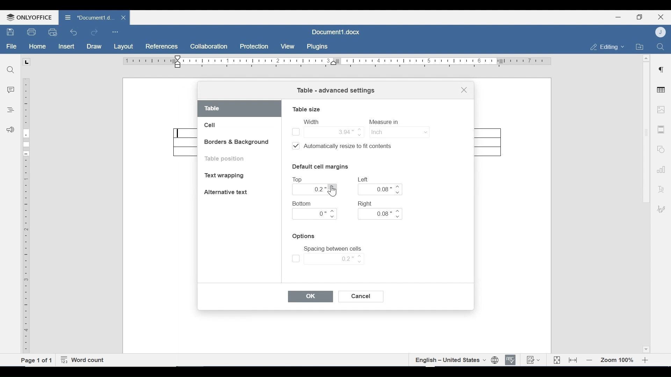 Image resolution: width=671 pixels, height=377 pixels. I want to click on 3.94, so click(327, 131).